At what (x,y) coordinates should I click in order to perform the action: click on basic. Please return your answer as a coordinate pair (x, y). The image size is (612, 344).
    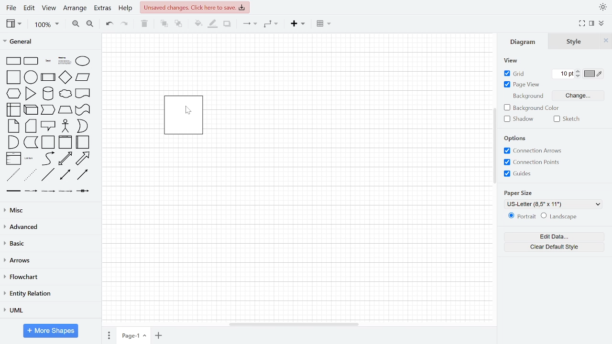
    Looking at the image, I should click on (49, 243).